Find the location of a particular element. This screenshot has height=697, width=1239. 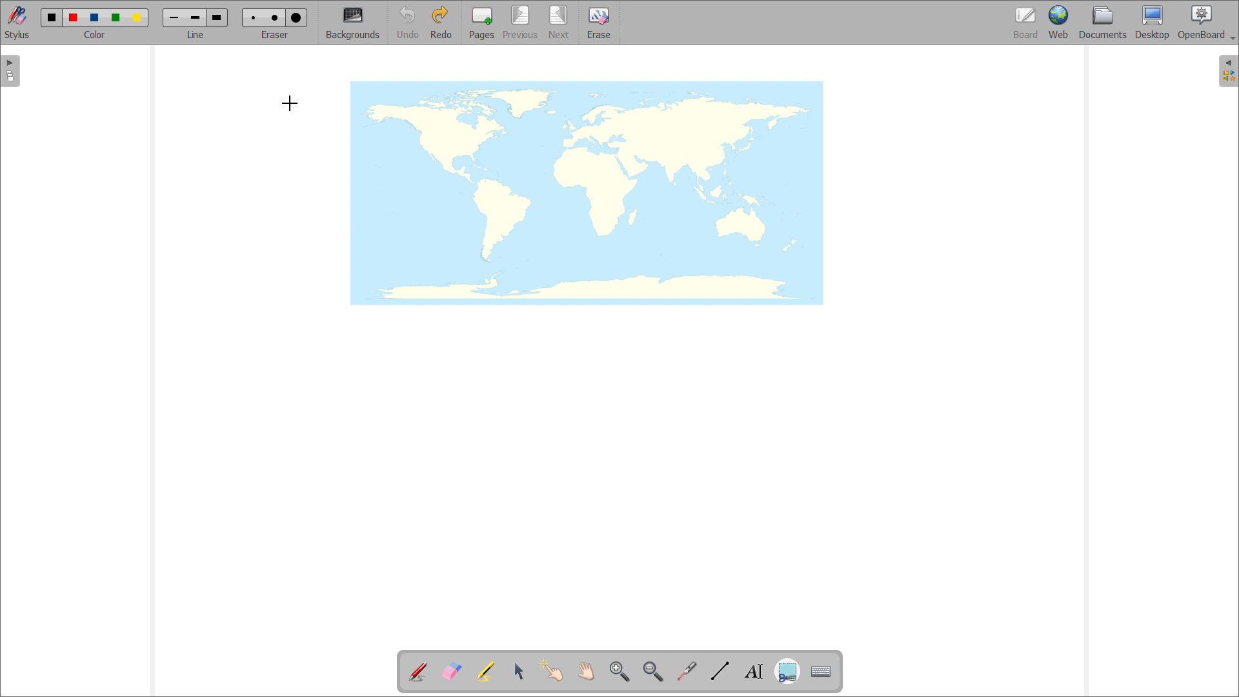

next page is located at coordinates (559, 22).